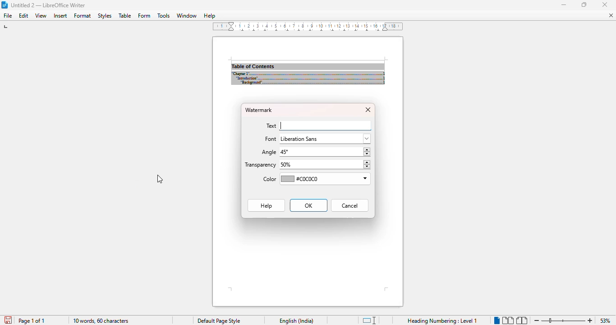  I want to click on Help, so click(266, 205).